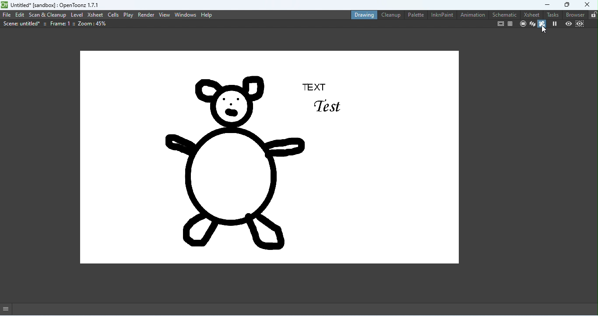 This screenshot has width=598, height=316. I want to click on scene details, so click(55, 24).